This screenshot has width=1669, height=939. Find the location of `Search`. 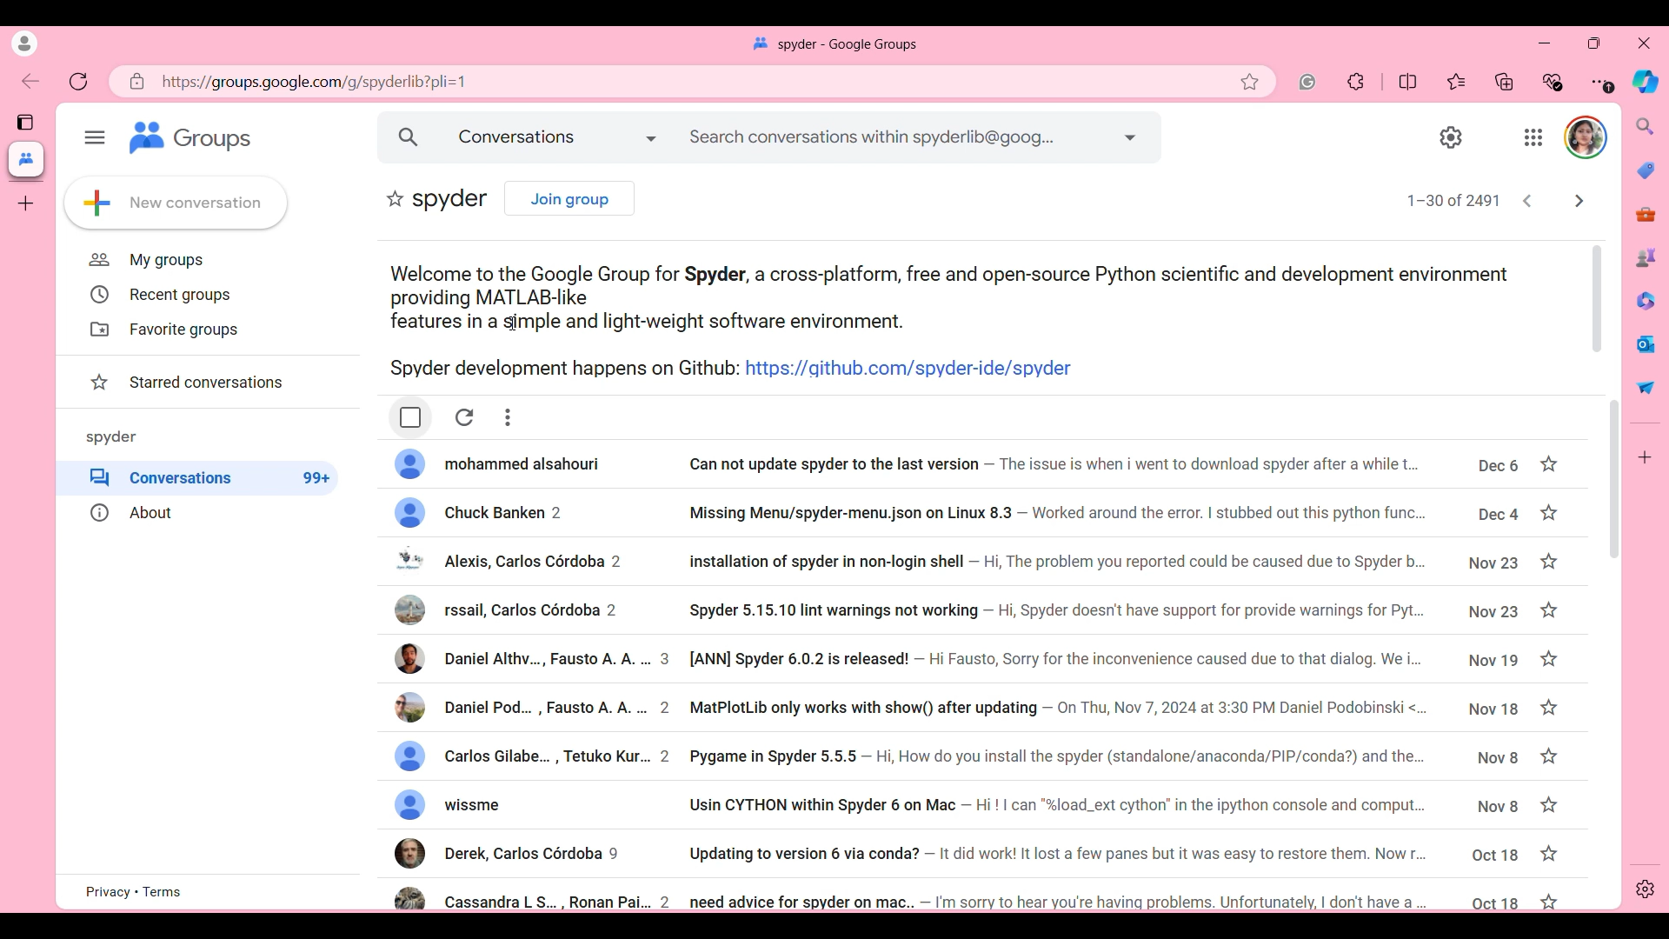

Search is located at coordinates (1645, 125).